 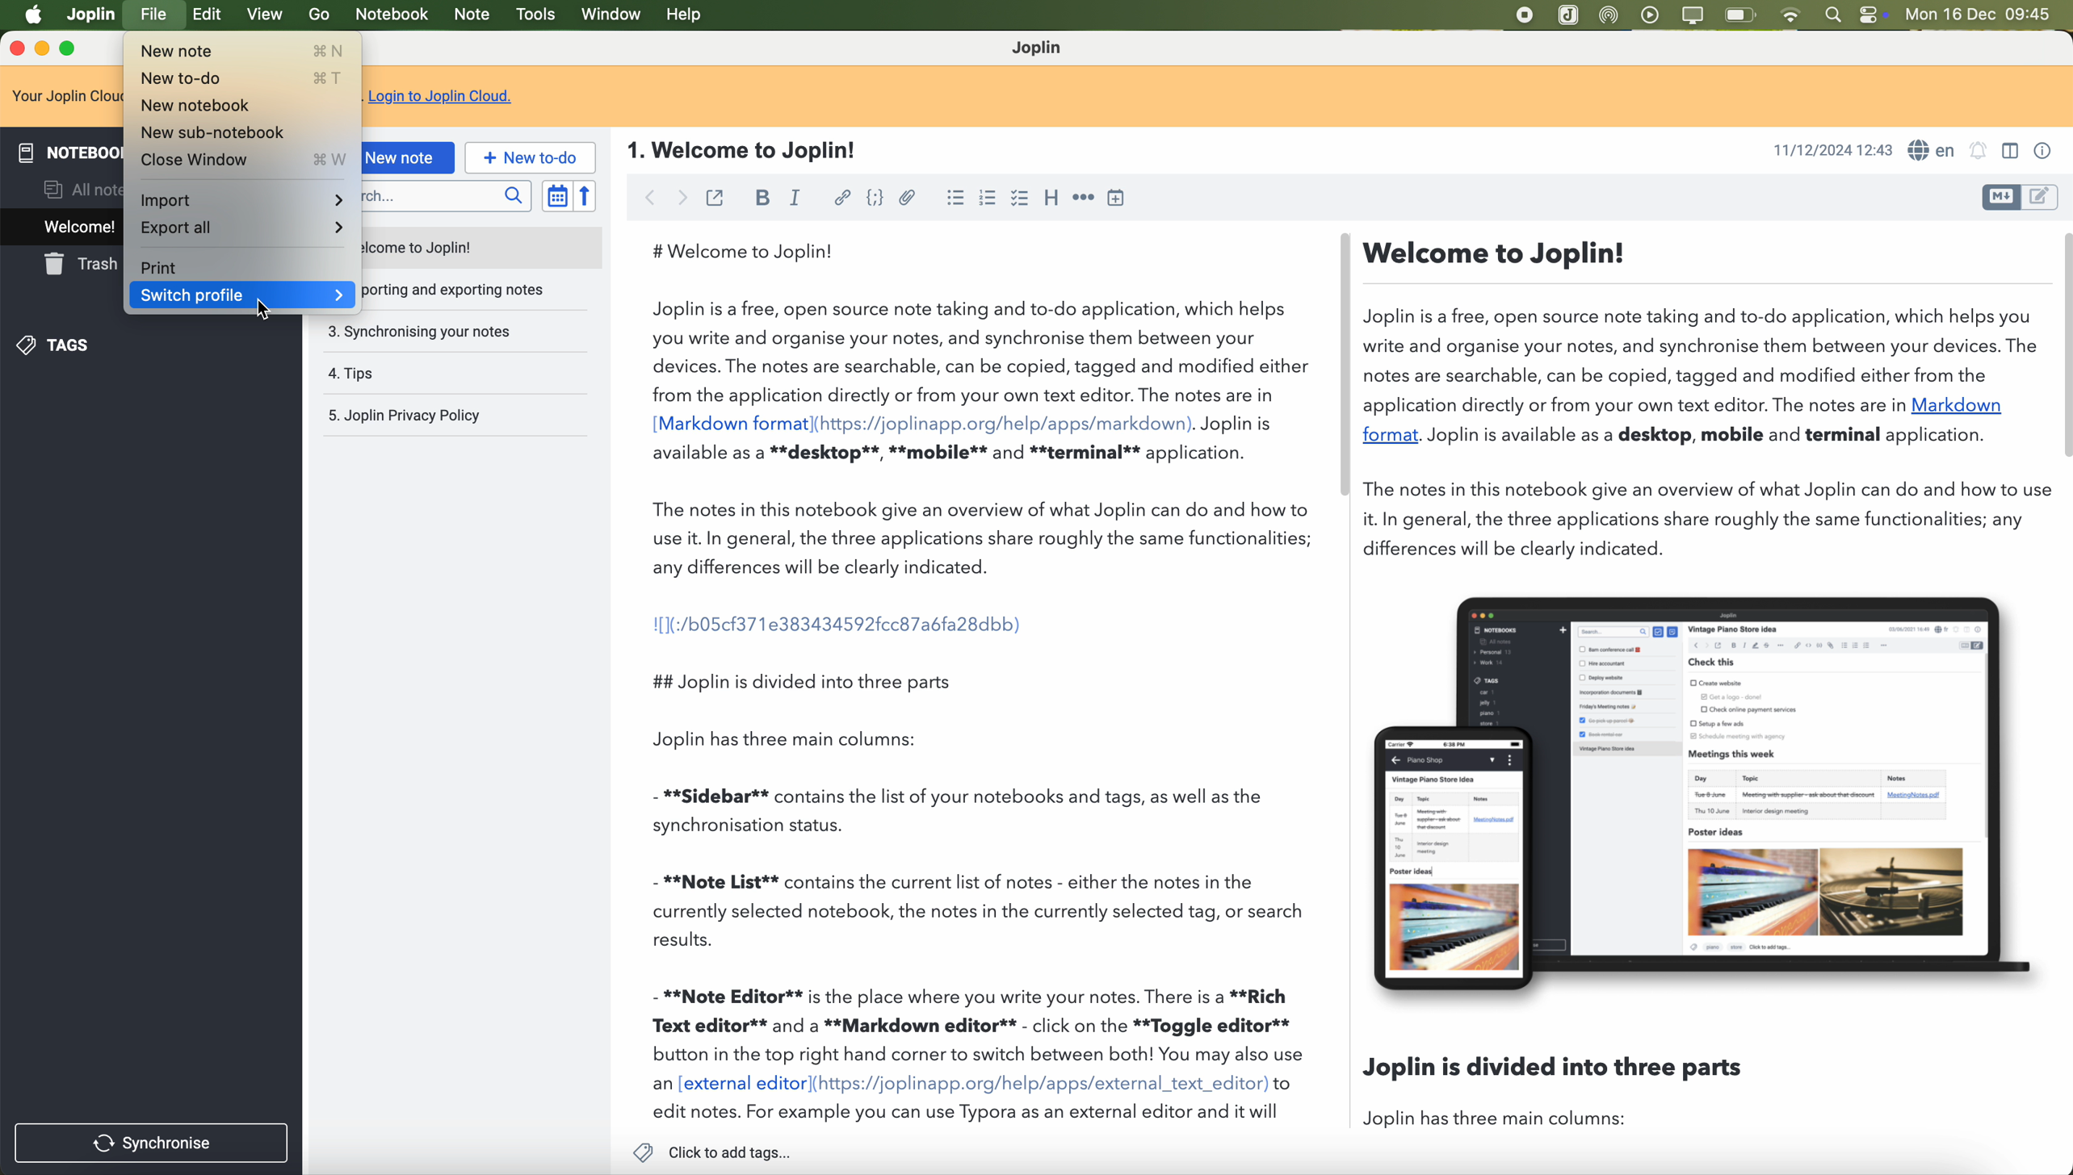 What do you see at coordinates (762, 198) in the screenshot?
I see `bold` at bounding box center [762, 198].